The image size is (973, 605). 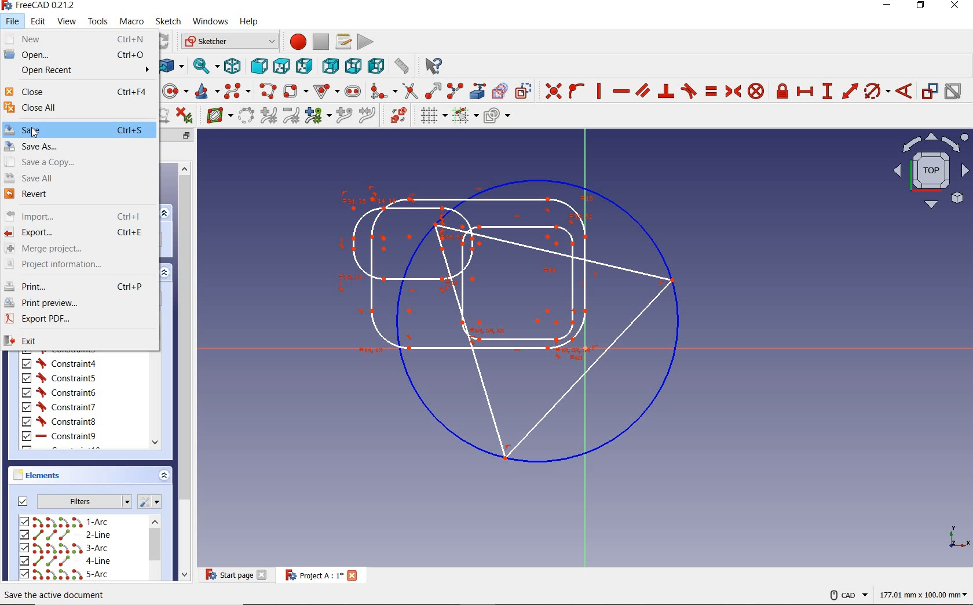 I want to click on tools, so click(x=98, y=23).